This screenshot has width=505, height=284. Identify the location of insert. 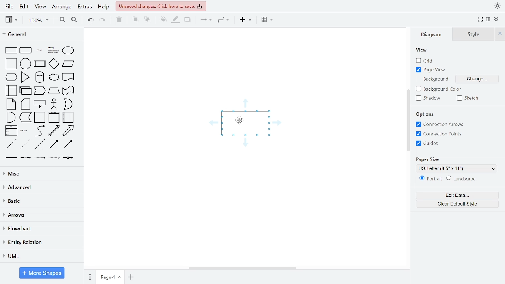
(267, 20).